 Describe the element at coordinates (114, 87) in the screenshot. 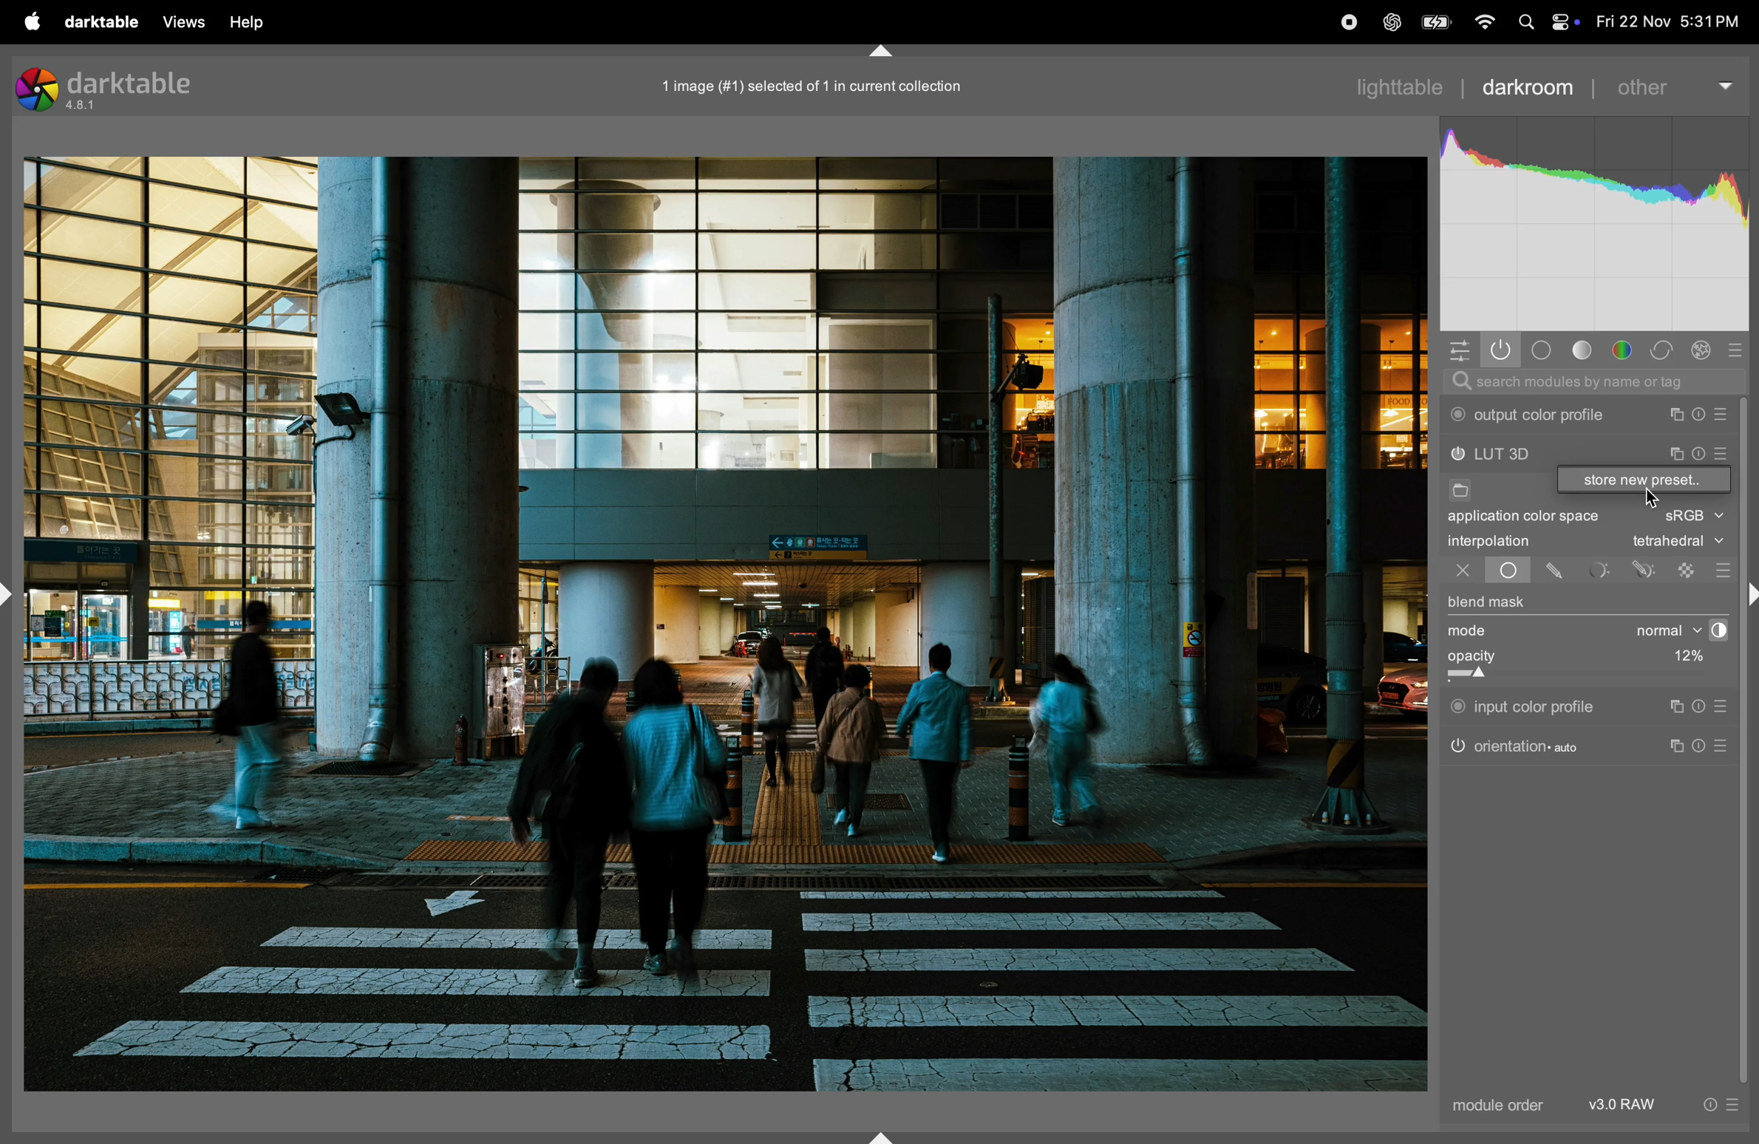

I see `darktable version` at that location.